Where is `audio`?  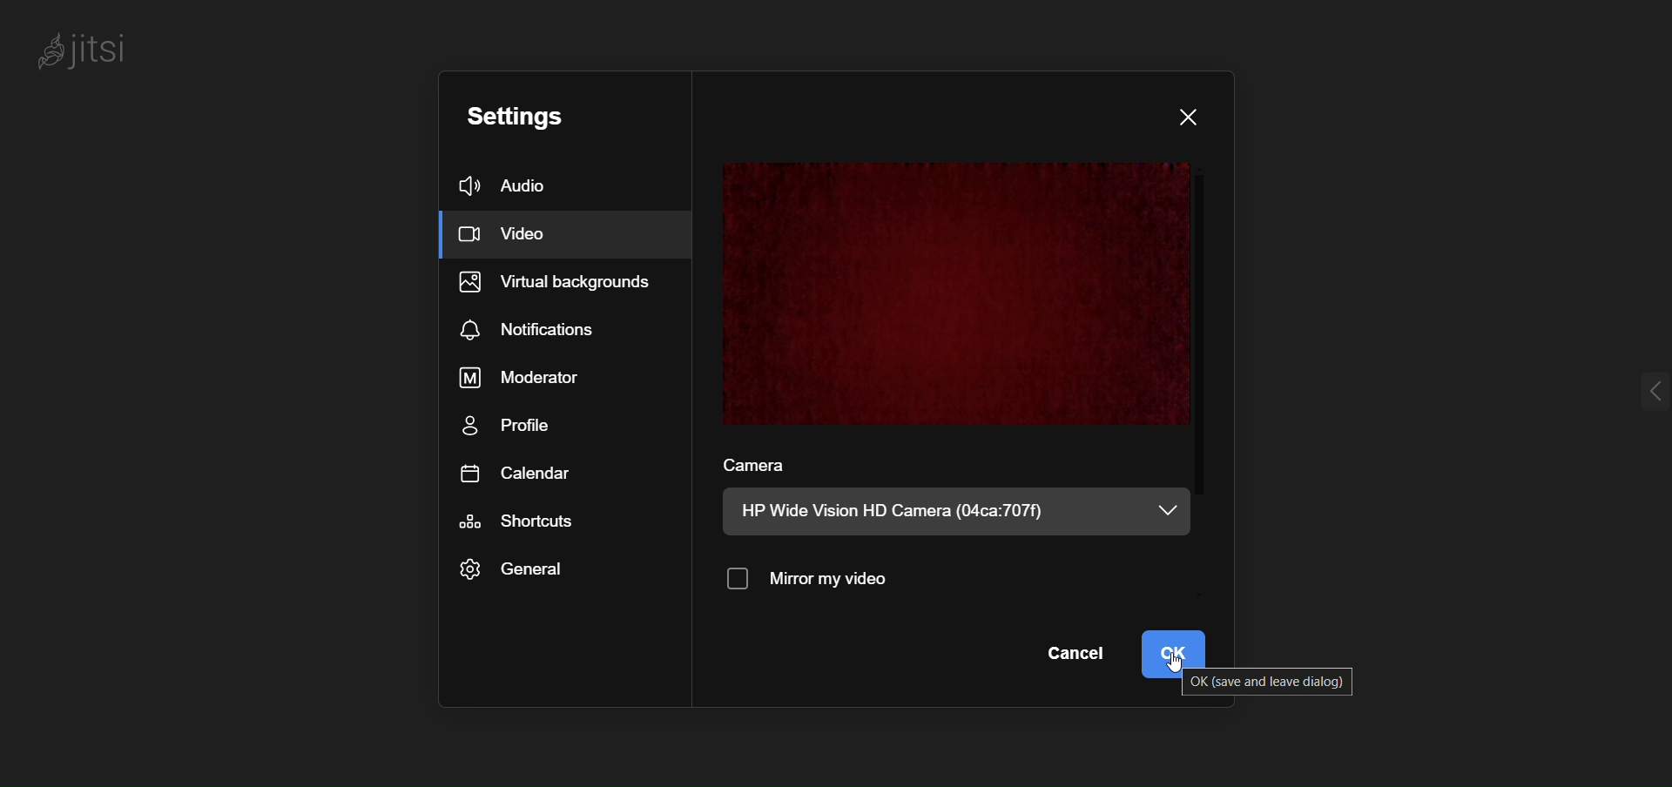
audio is located at coordinates (514, 184).